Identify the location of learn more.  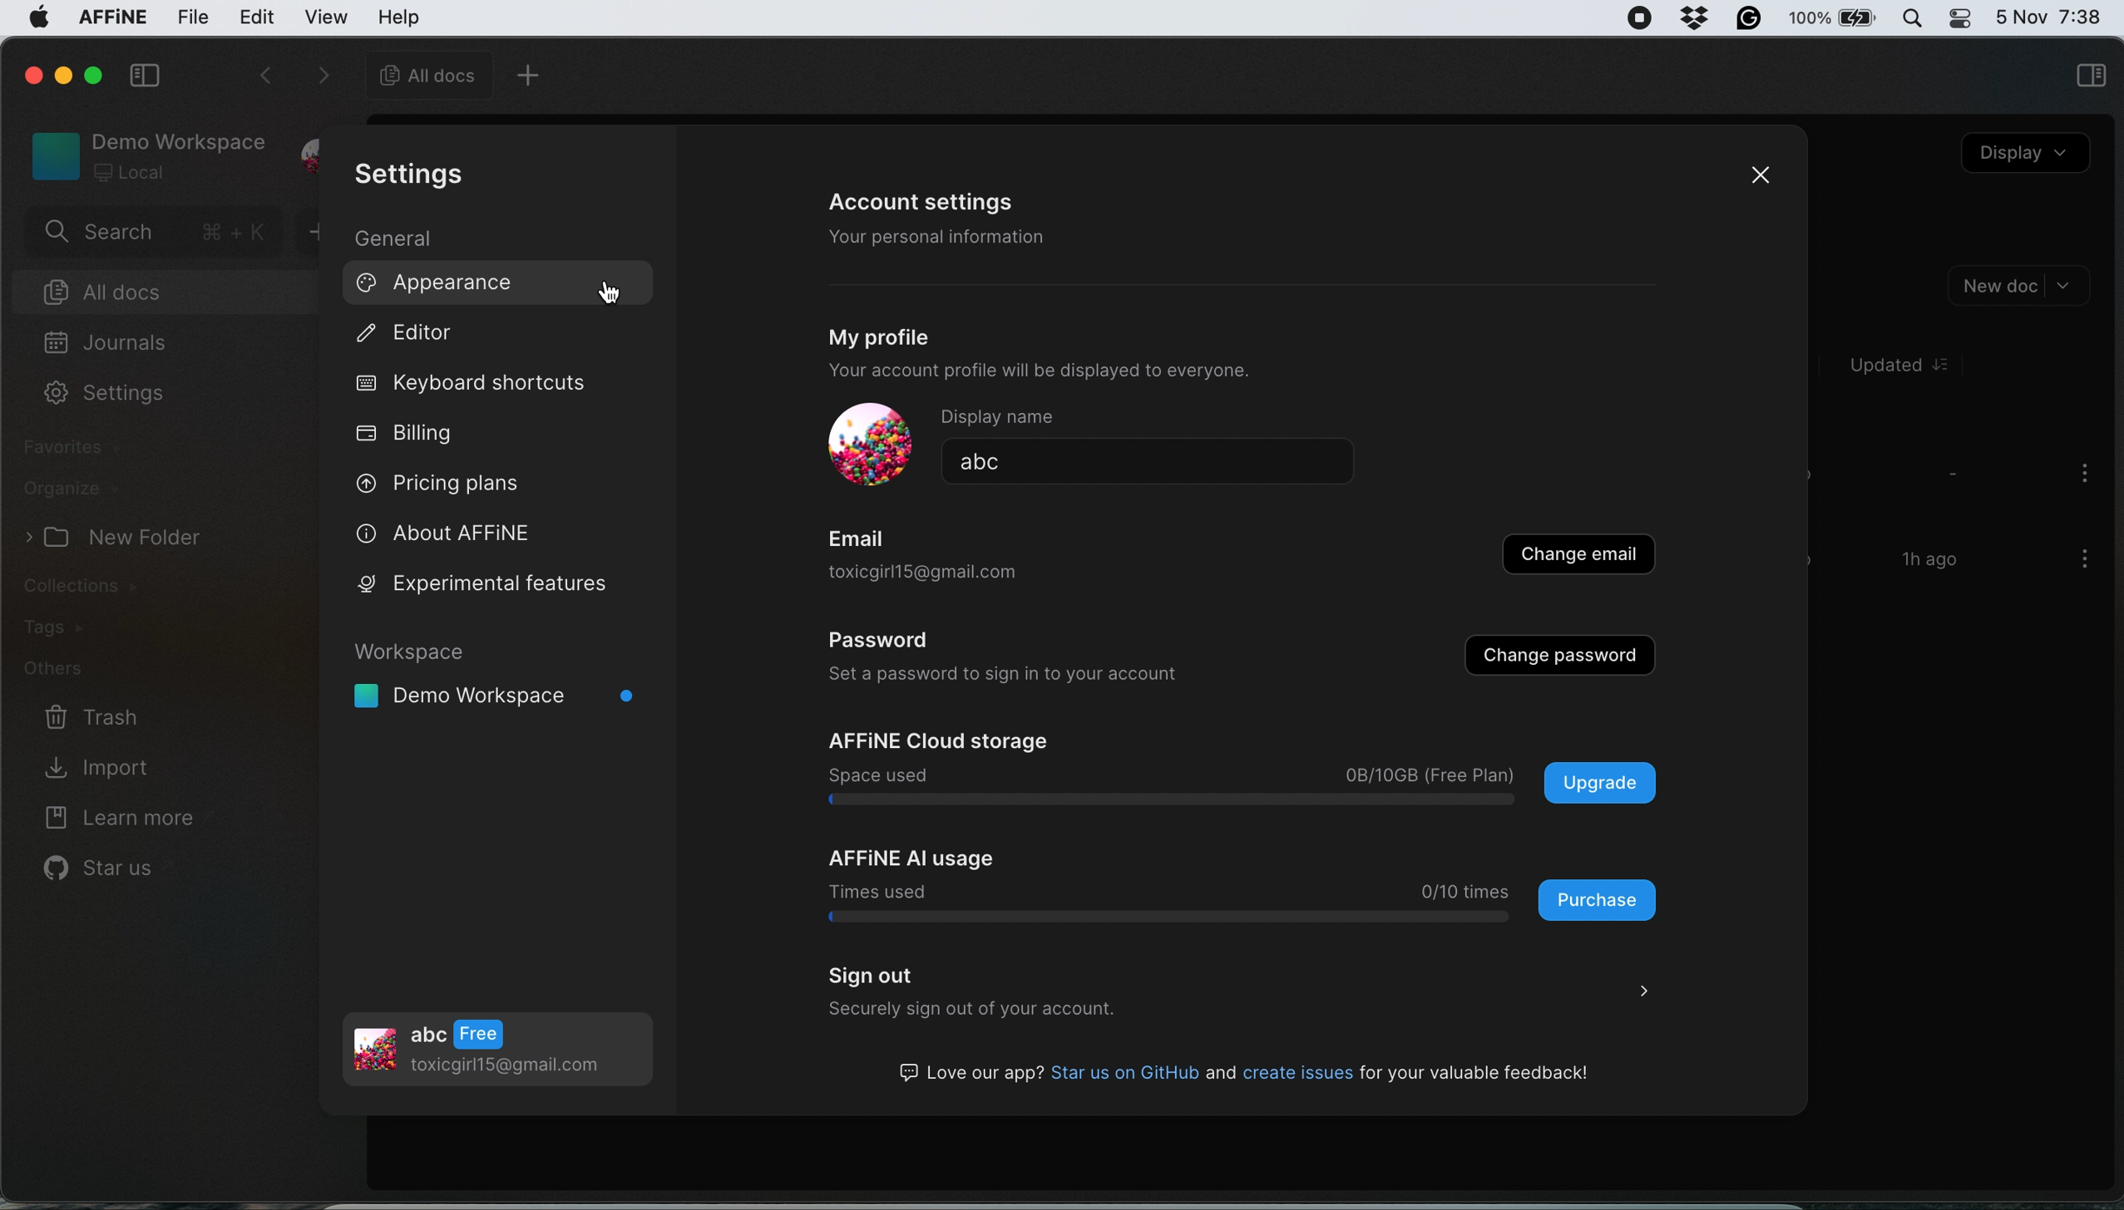
(126, 821).